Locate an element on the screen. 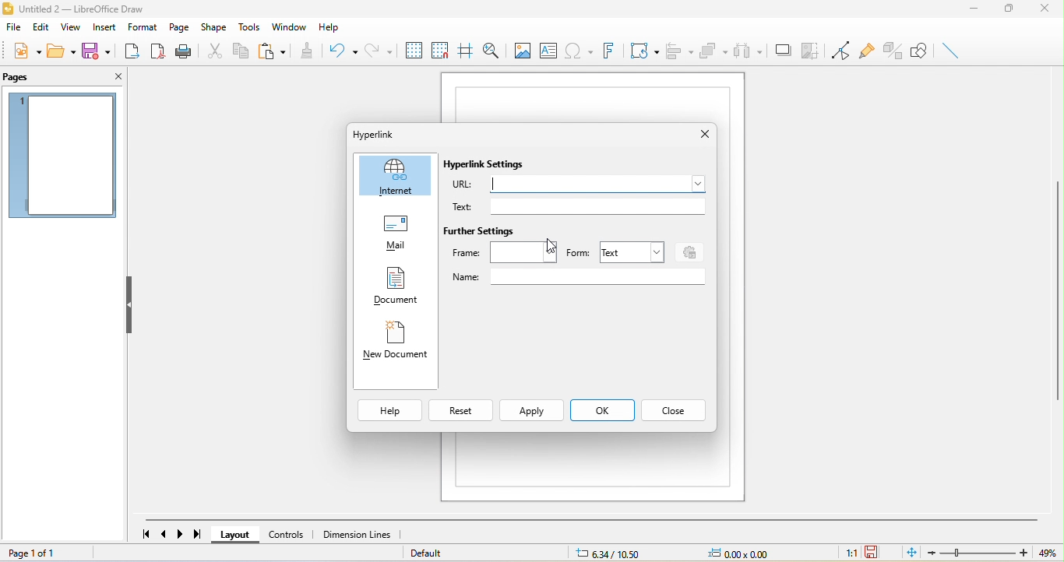 Image resolution: width=1064 pixels, height=562 pixels. show draw function is located at coordinates (920, 48).